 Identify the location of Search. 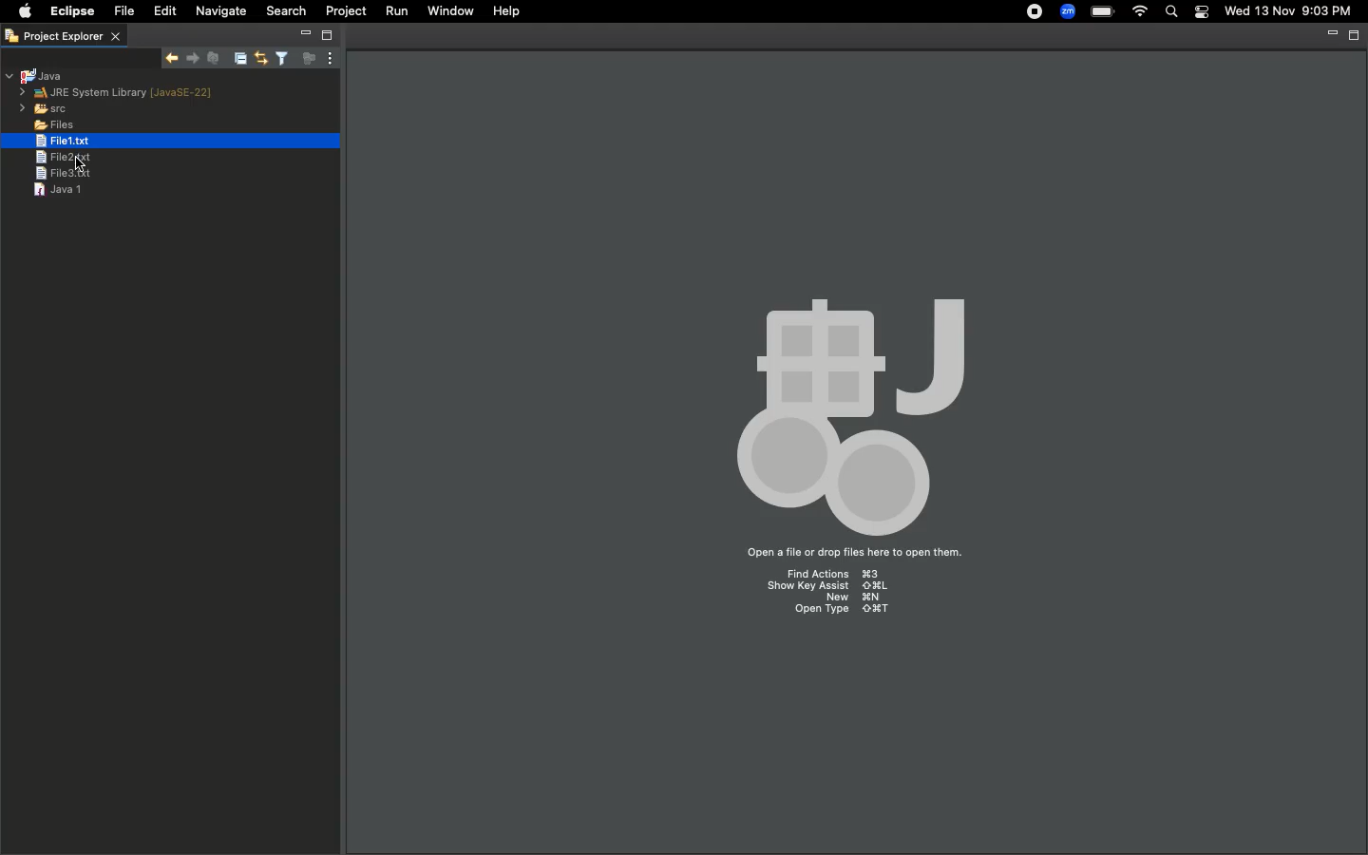
(287, 10).